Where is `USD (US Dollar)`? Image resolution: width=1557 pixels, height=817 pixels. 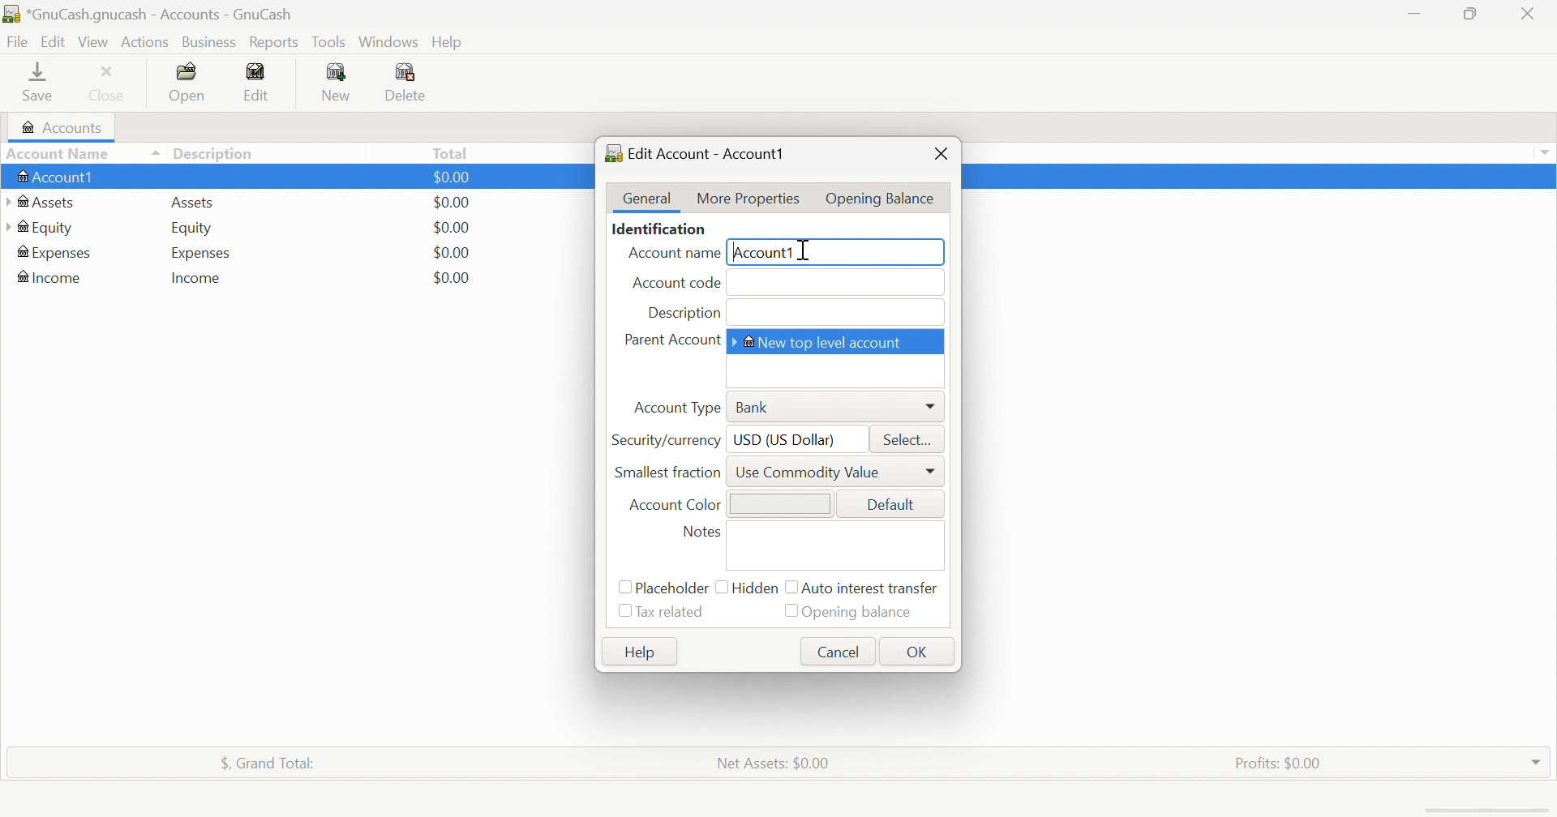 USD (US Dollar) is located at coordinates (787, 441).